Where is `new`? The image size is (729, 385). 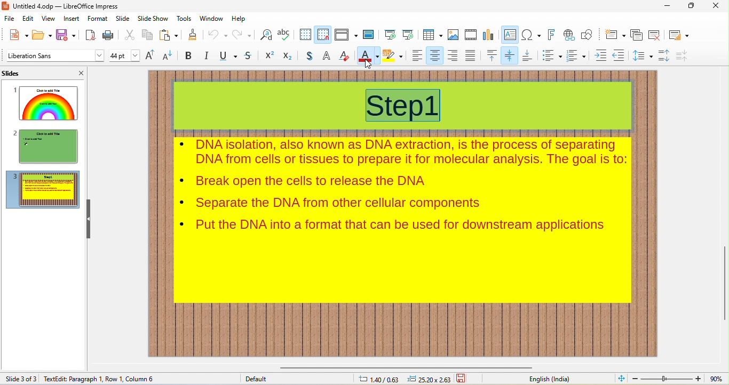
new is located at coordinates (18, 34).